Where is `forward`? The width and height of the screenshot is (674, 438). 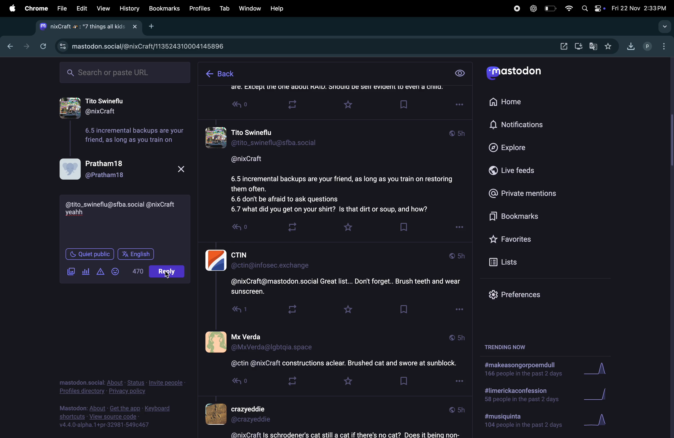 forward is located at coordinates (26, 46).